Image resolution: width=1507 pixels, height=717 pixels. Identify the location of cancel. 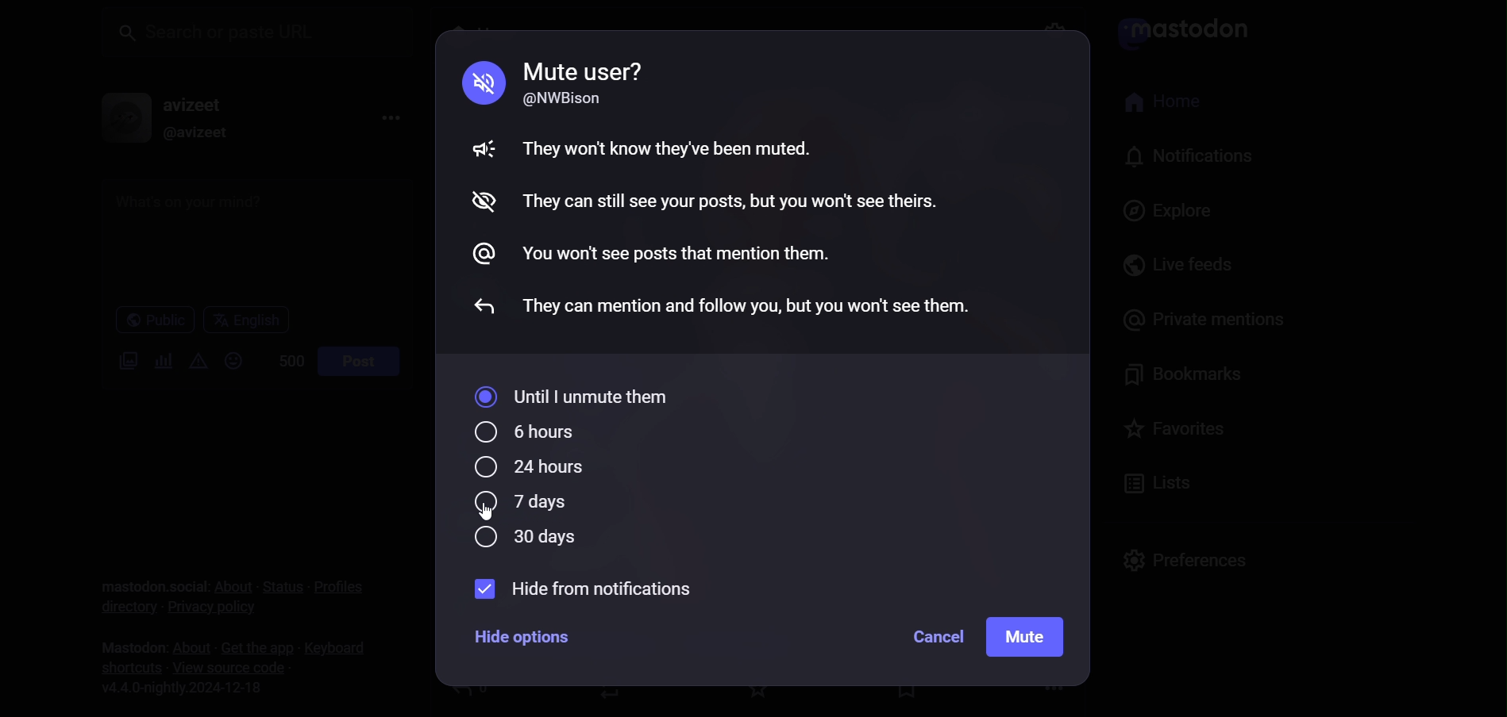
(937, 641).